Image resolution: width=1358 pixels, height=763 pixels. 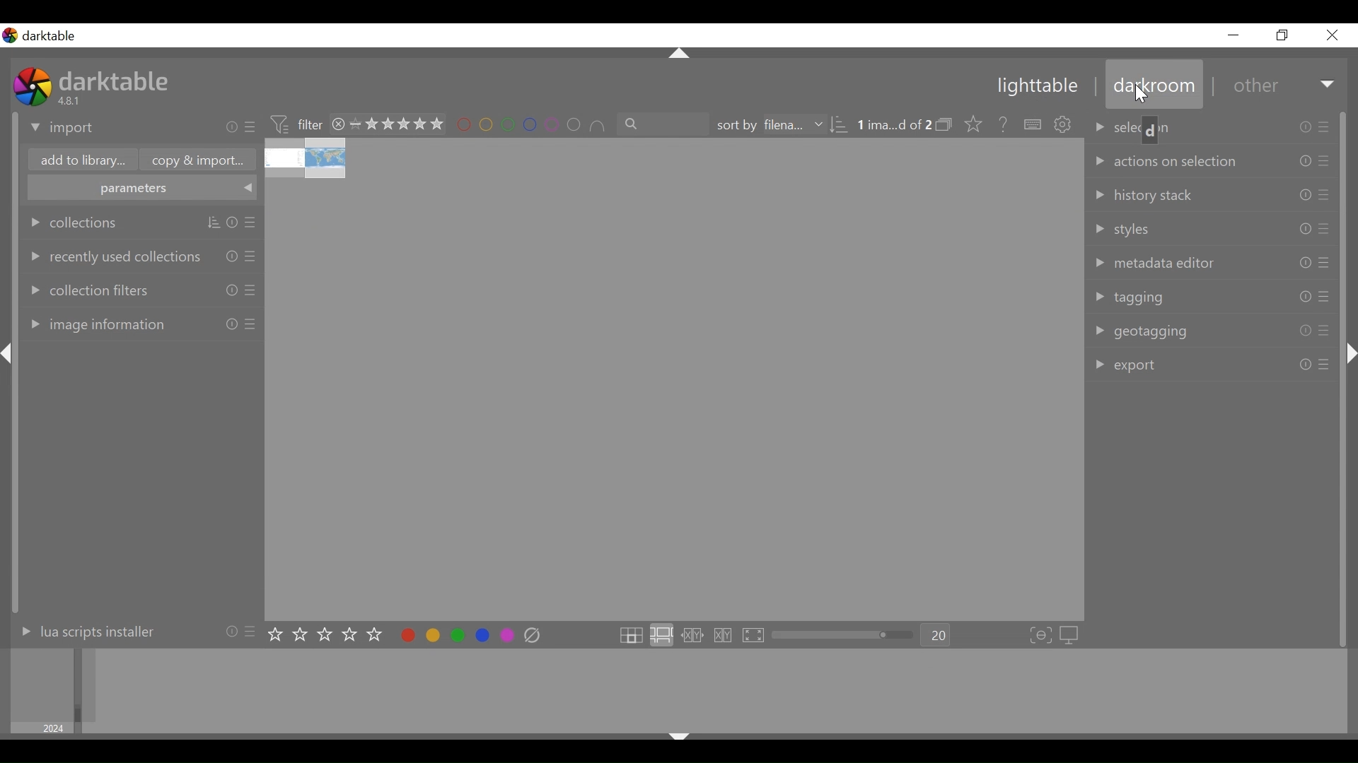 What do you see at coordinates (231, 223) in the screenshot?
I see `` at bounding box center [231, 223].